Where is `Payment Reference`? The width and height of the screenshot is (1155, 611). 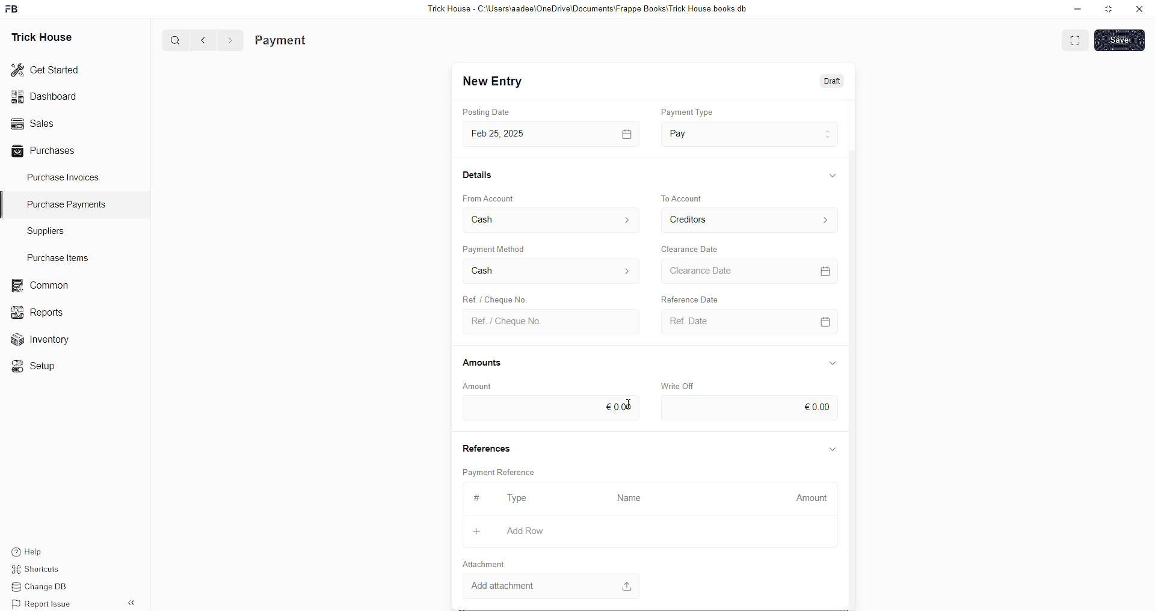
Payment Reference is located at coordinates (501, 471).